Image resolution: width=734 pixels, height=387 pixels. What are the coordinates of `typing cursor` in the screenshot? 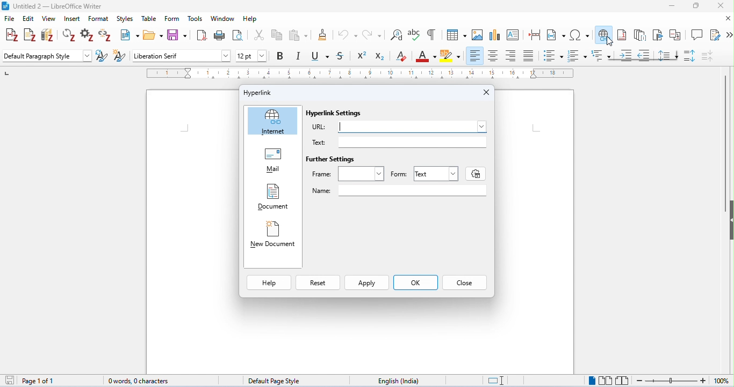 It's located at (188, 132).